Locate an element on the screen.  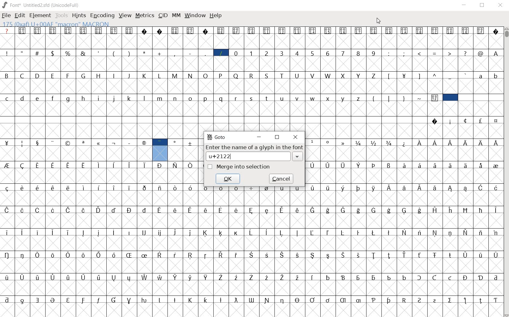
special characters is located at coordinates (7, 206).